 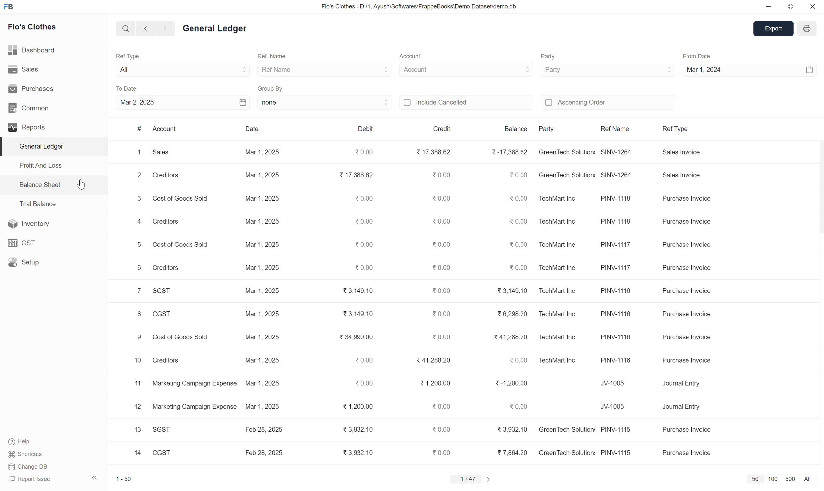 I want to click on year, so click(x=809, y=29).